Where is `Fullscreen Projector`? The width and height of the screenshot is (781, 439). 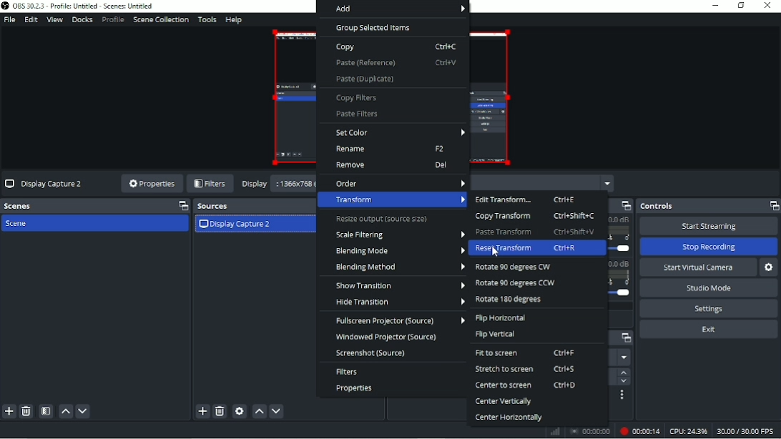 Fullscreen Projector is located at coordinates (399, 320).